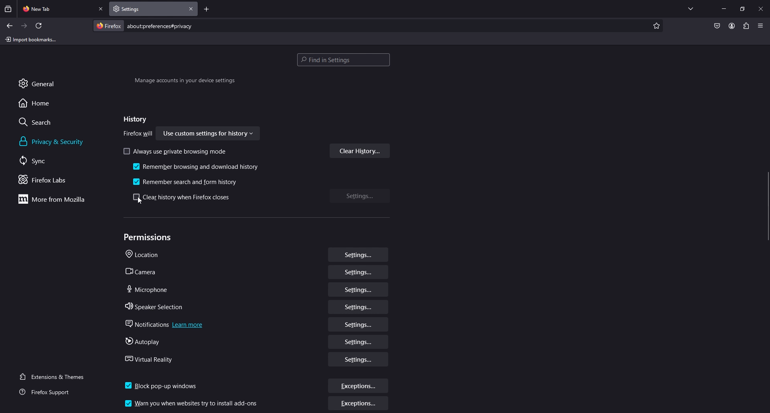  What do you see at coordinates (359, 324) in the screenshot?
I see `settings` at bounding box center [359, 324].